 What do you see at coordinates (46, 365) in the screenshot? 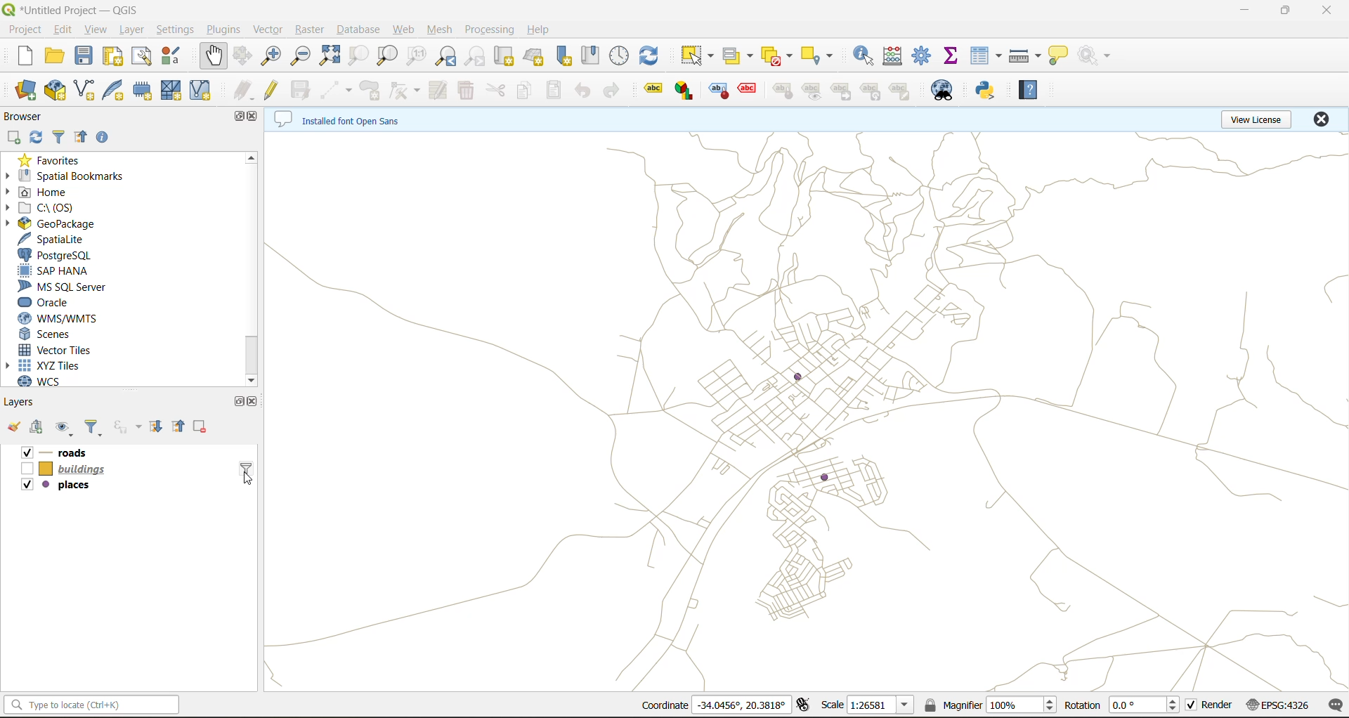
I see `xyz tiles` at bounding box center [46, 365].